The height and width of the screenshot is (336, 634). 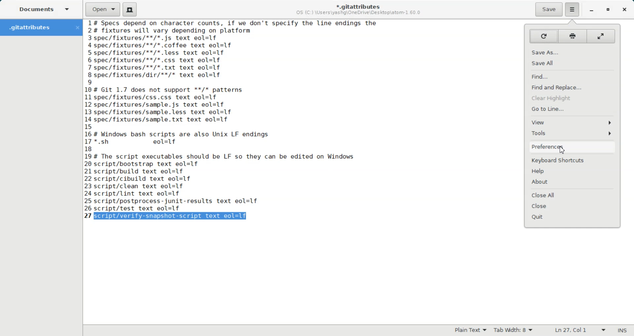 What do you see at coordinates (173, 216) in the screenshot?
I see `script/verify-snapshot-script text eol=lf (selected)` at bounding box center [173, 216].